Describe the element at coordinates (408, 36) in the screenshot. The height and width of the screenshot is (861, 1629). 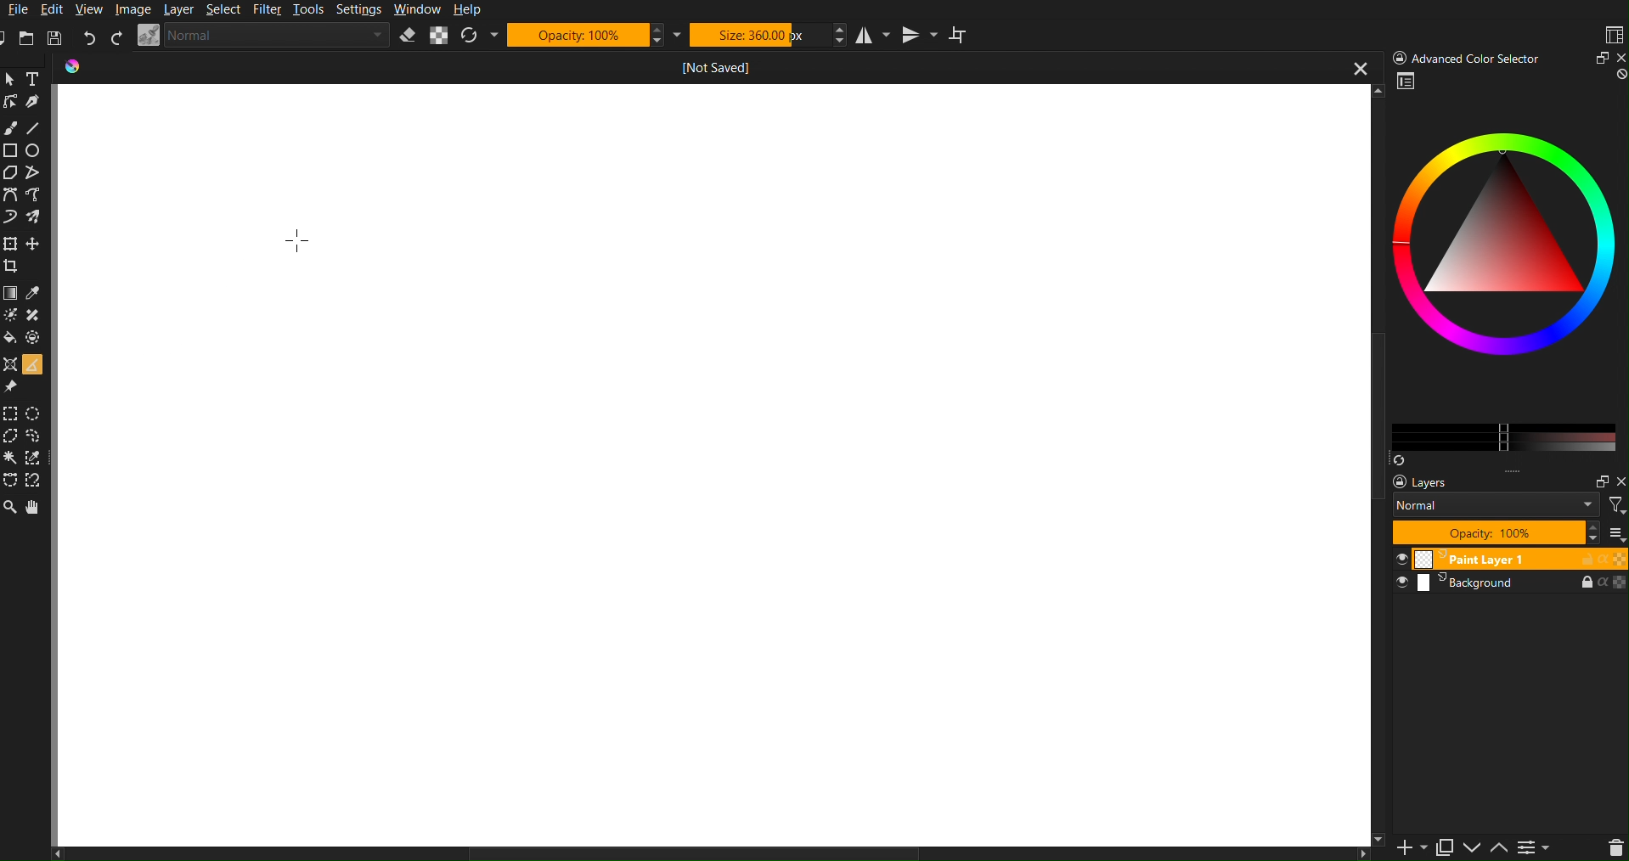
I see `Eraser` at that location.